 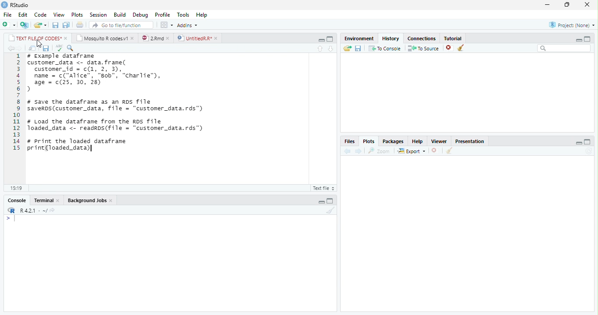 I want to click on Addins, so click(x=187, y=25).